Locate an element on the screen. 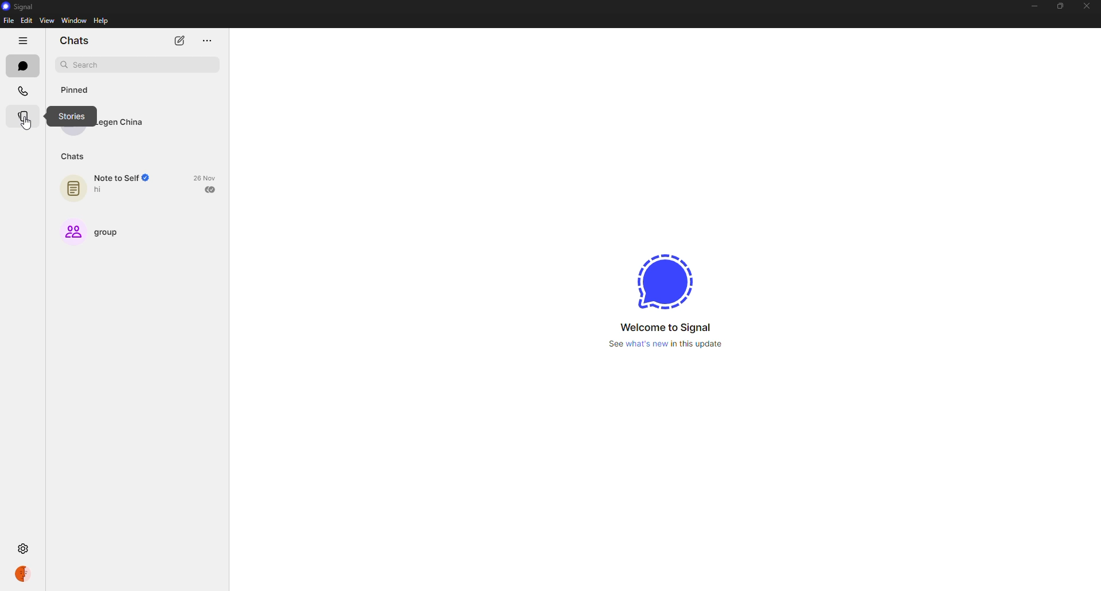 The width and height of the screenshot is (1101, 591). cursor is located at coordinates (28, 123).